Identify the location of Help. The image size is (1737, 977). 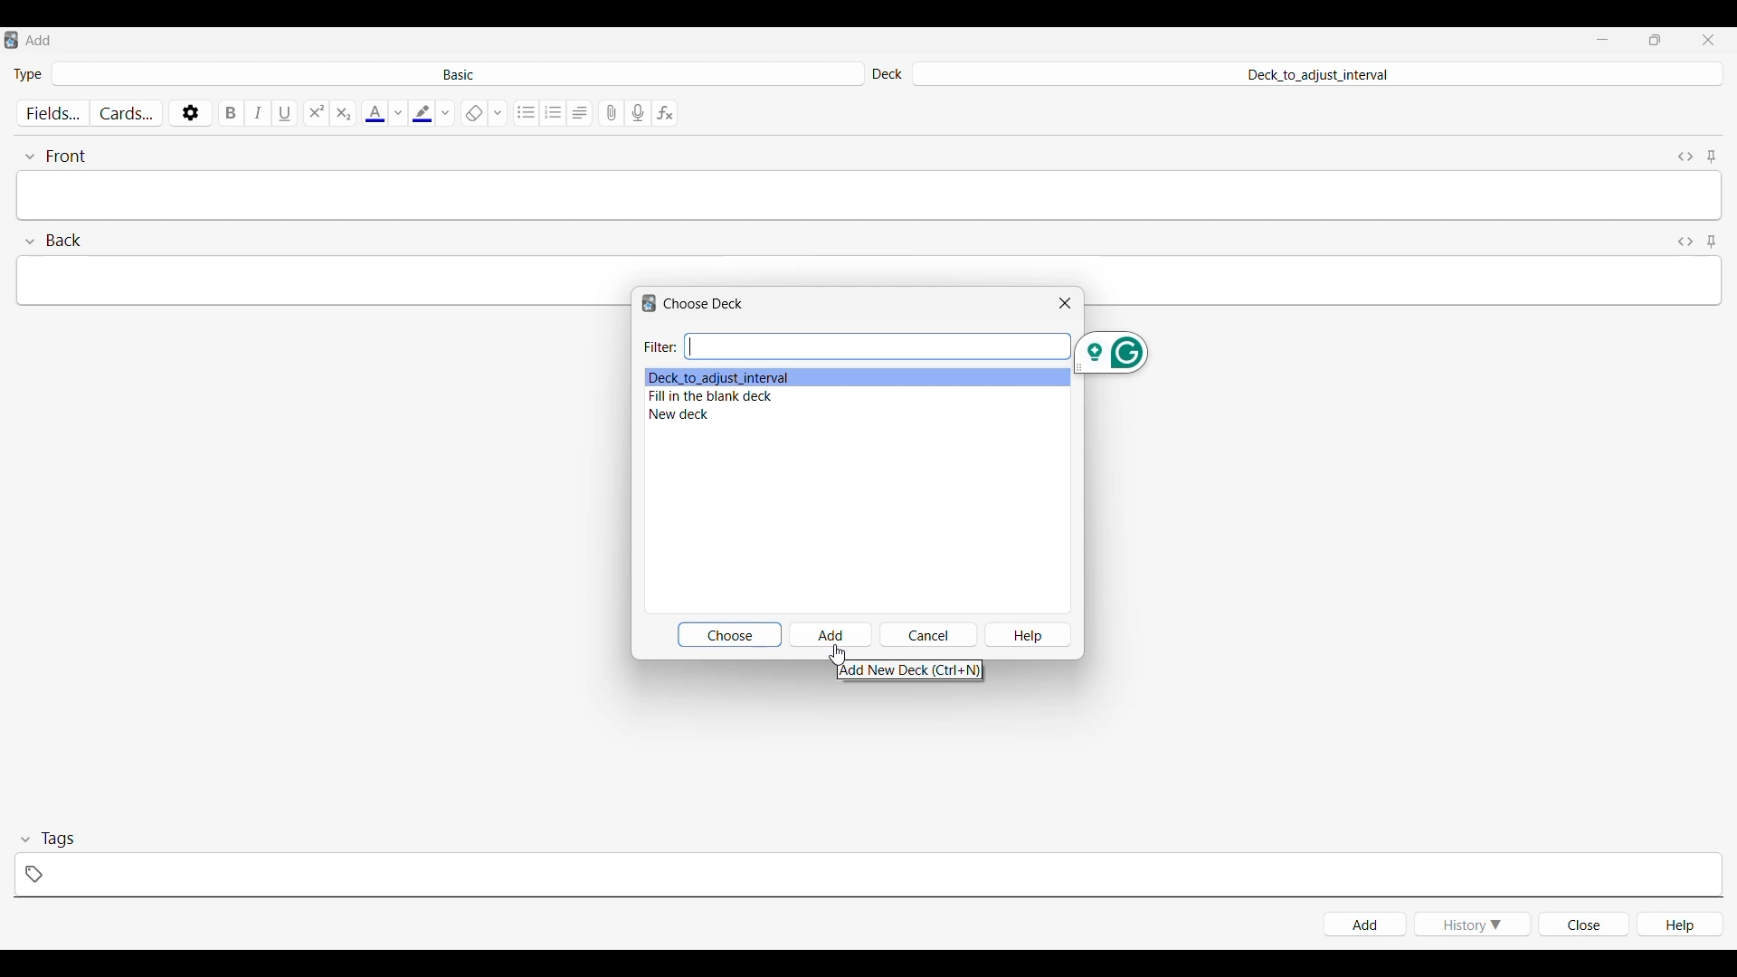
(1680, 924).